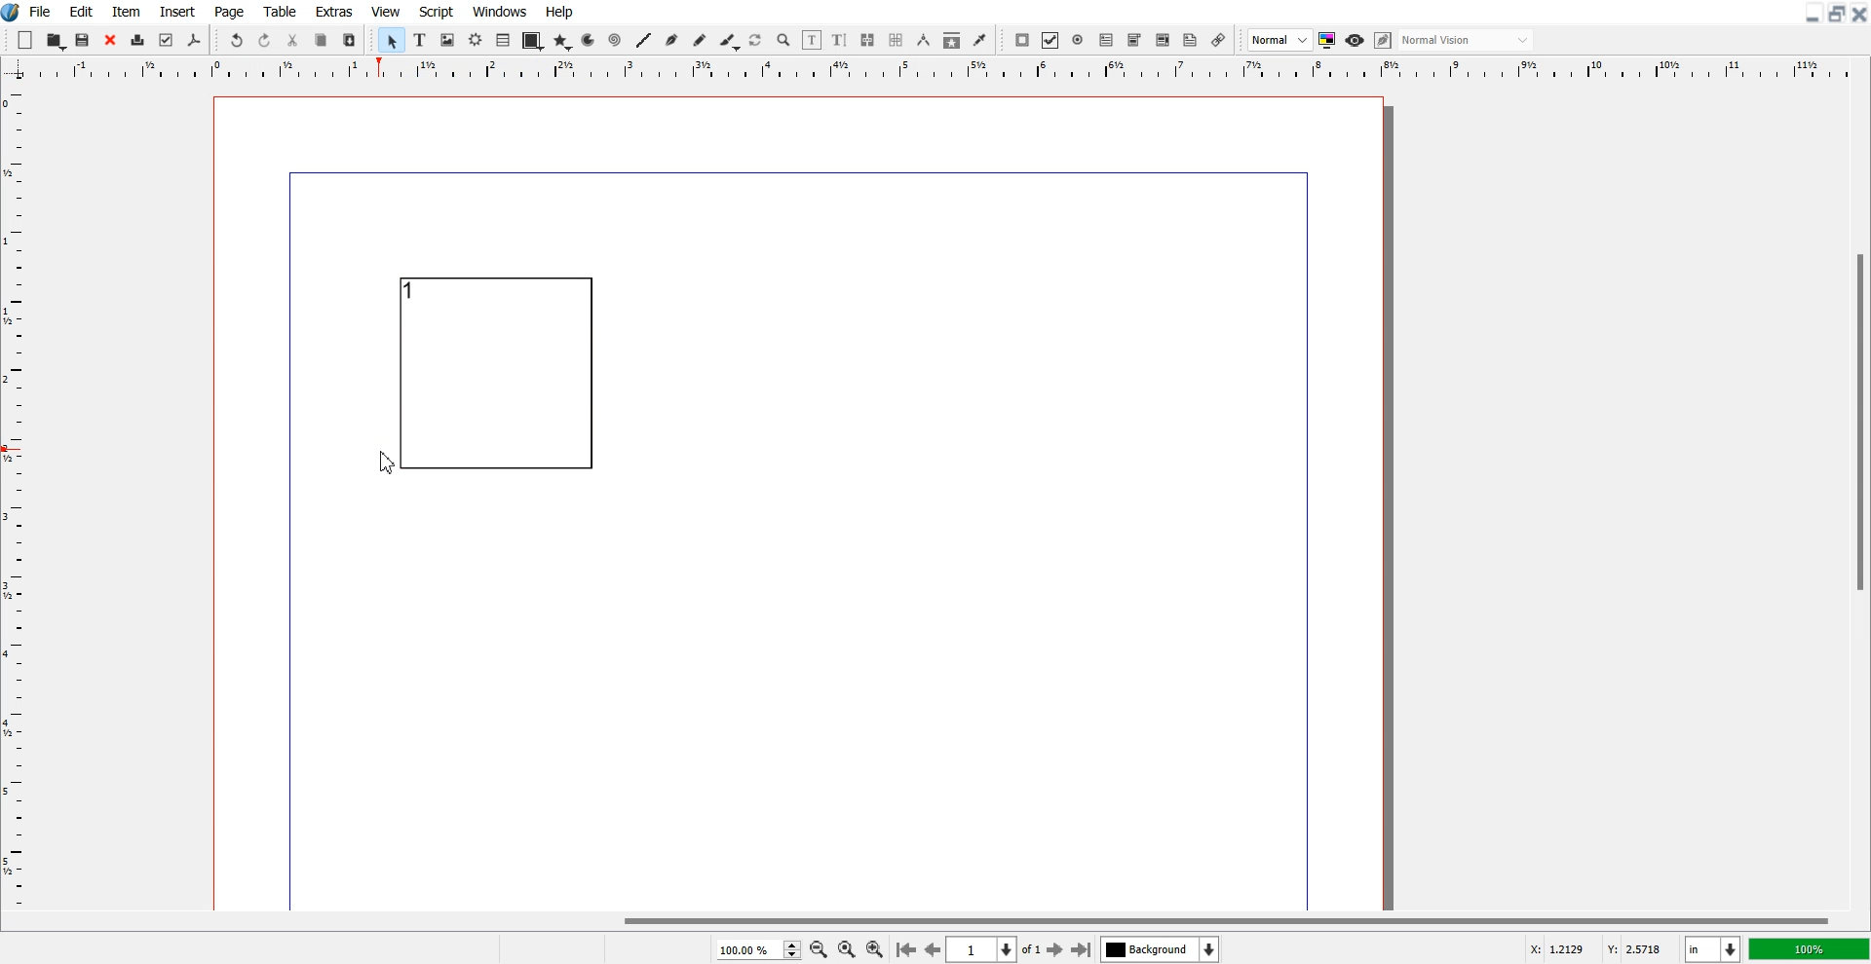 This screenshot has width=1871, height=964. I want to click on close, so click(1859, 15).